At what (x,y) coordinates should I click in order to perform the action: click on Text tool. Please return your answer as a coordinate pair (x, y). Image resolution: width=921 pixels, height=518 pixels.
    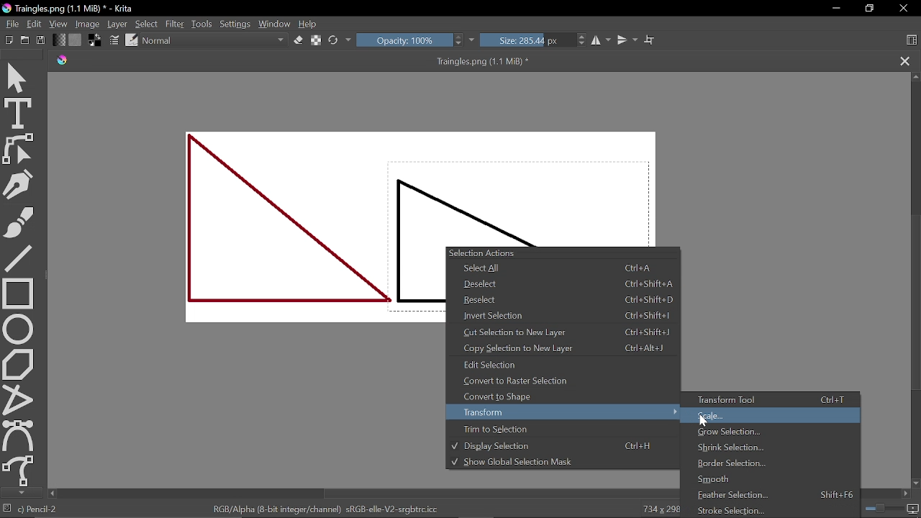
    Looking at the image, I should click on (19, 113).